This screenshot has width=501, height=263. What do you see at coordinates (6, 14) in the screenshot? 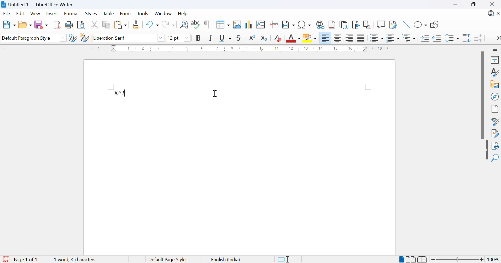
I see `File` at bounding box center [6, 14].